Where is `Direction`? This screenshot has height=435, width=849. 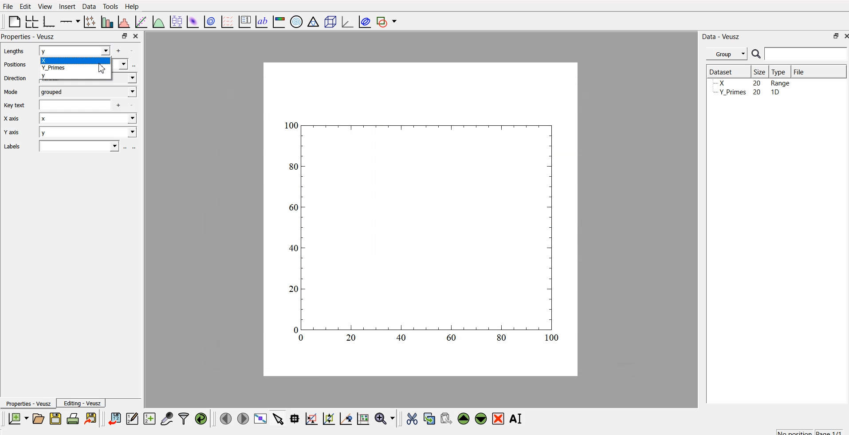 Direction is located at coordinates (17, 78).